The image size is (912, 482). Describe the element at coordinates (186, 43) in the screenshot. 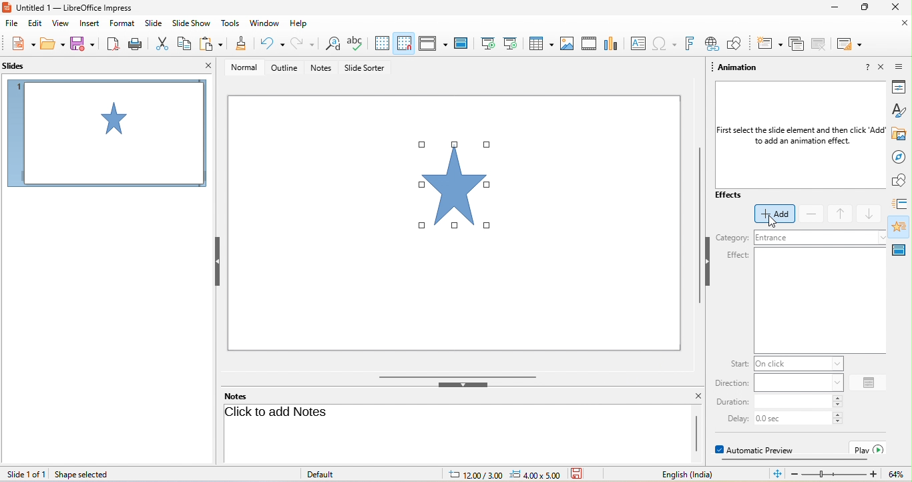

I see `copy` at that location.